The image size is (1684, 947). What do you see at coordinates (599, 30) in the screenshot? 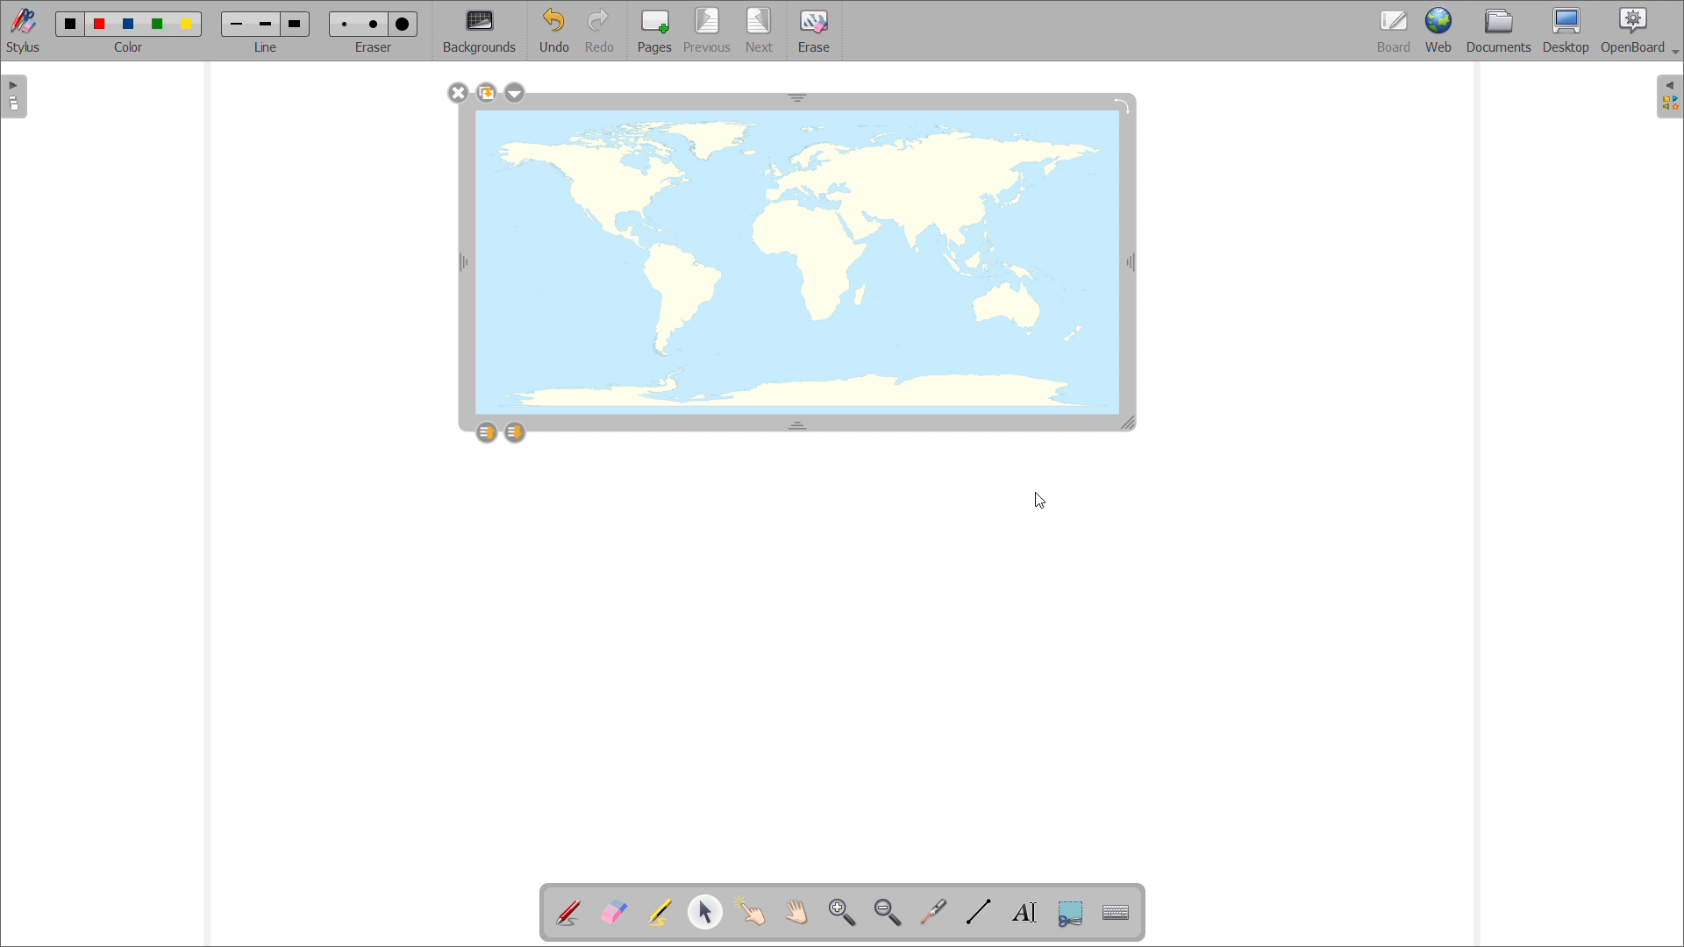
I see `redo` at bounding box center [599, 30].